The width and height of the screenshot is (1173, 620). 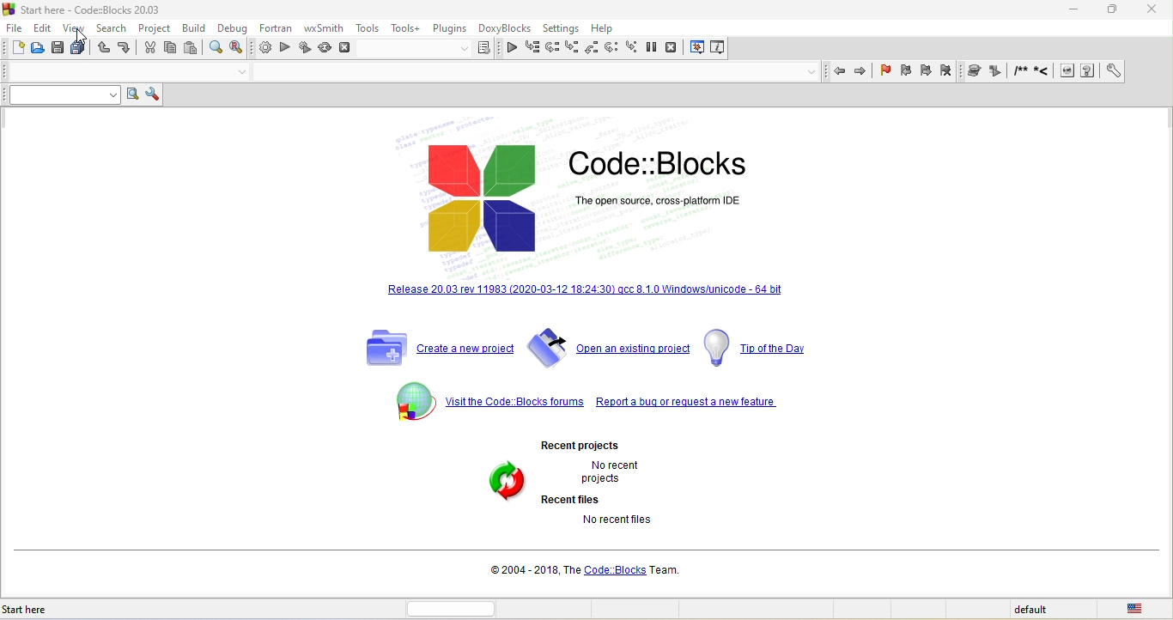 What do you see at coordinates (108, 72) in the screenshot?
I see `open tab ` at bounding box center [108, 72].